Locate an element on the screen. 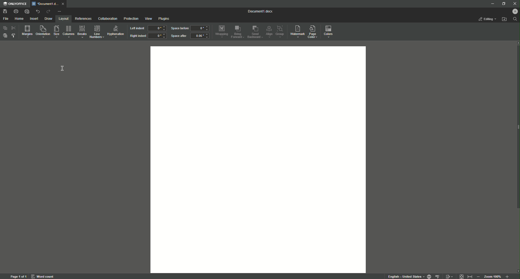 Image resolution: width=520 pixels, height=279 pixels. Paste is located at coordinates (5, 36).